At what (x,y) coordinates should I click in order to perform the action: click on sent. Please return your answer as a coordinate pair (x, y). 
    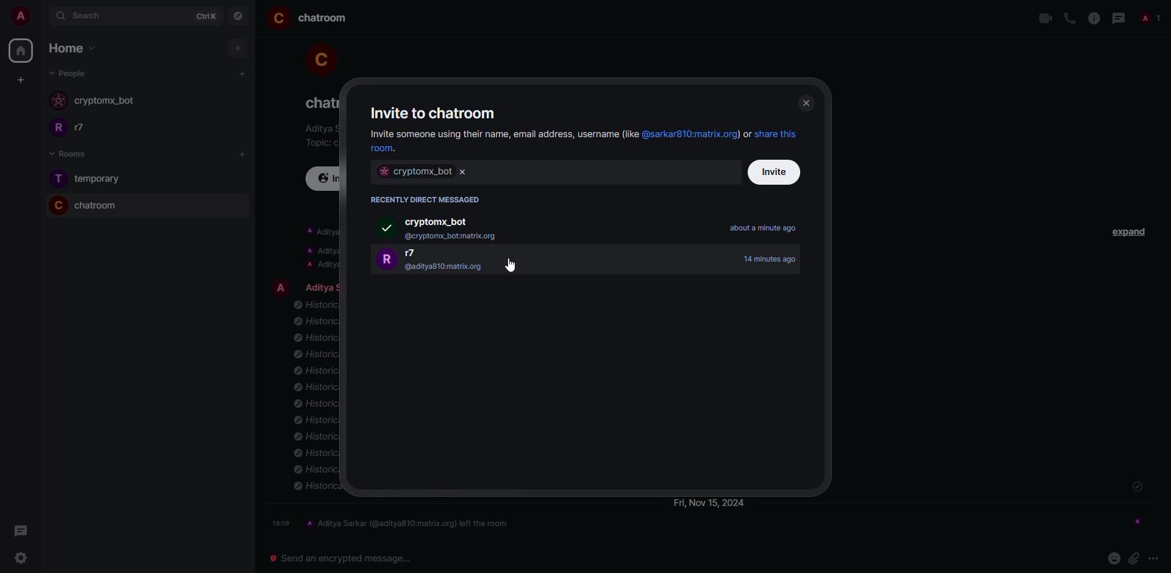
    Looking at the image, I should click on (1136, 487).